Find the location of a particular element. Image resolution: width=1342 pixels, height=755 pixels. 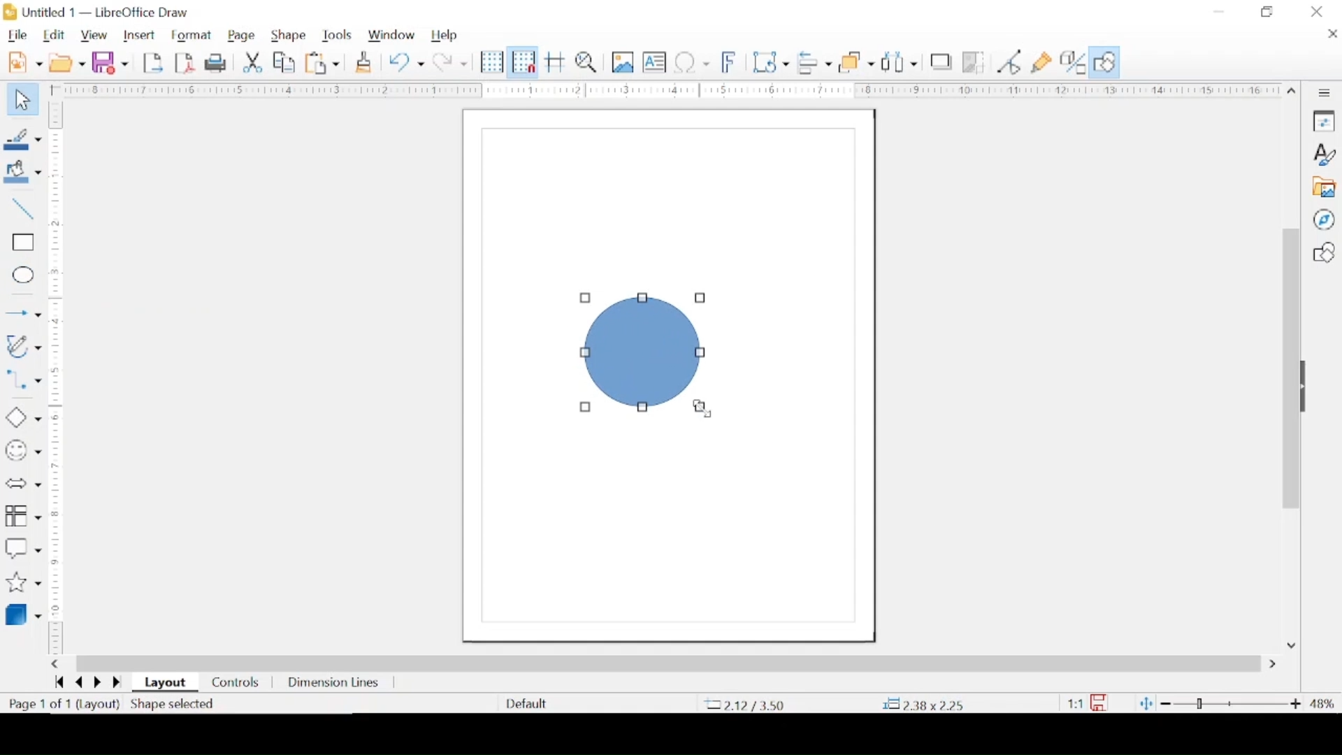

helplines while moving is located at coordinates (556, 62).